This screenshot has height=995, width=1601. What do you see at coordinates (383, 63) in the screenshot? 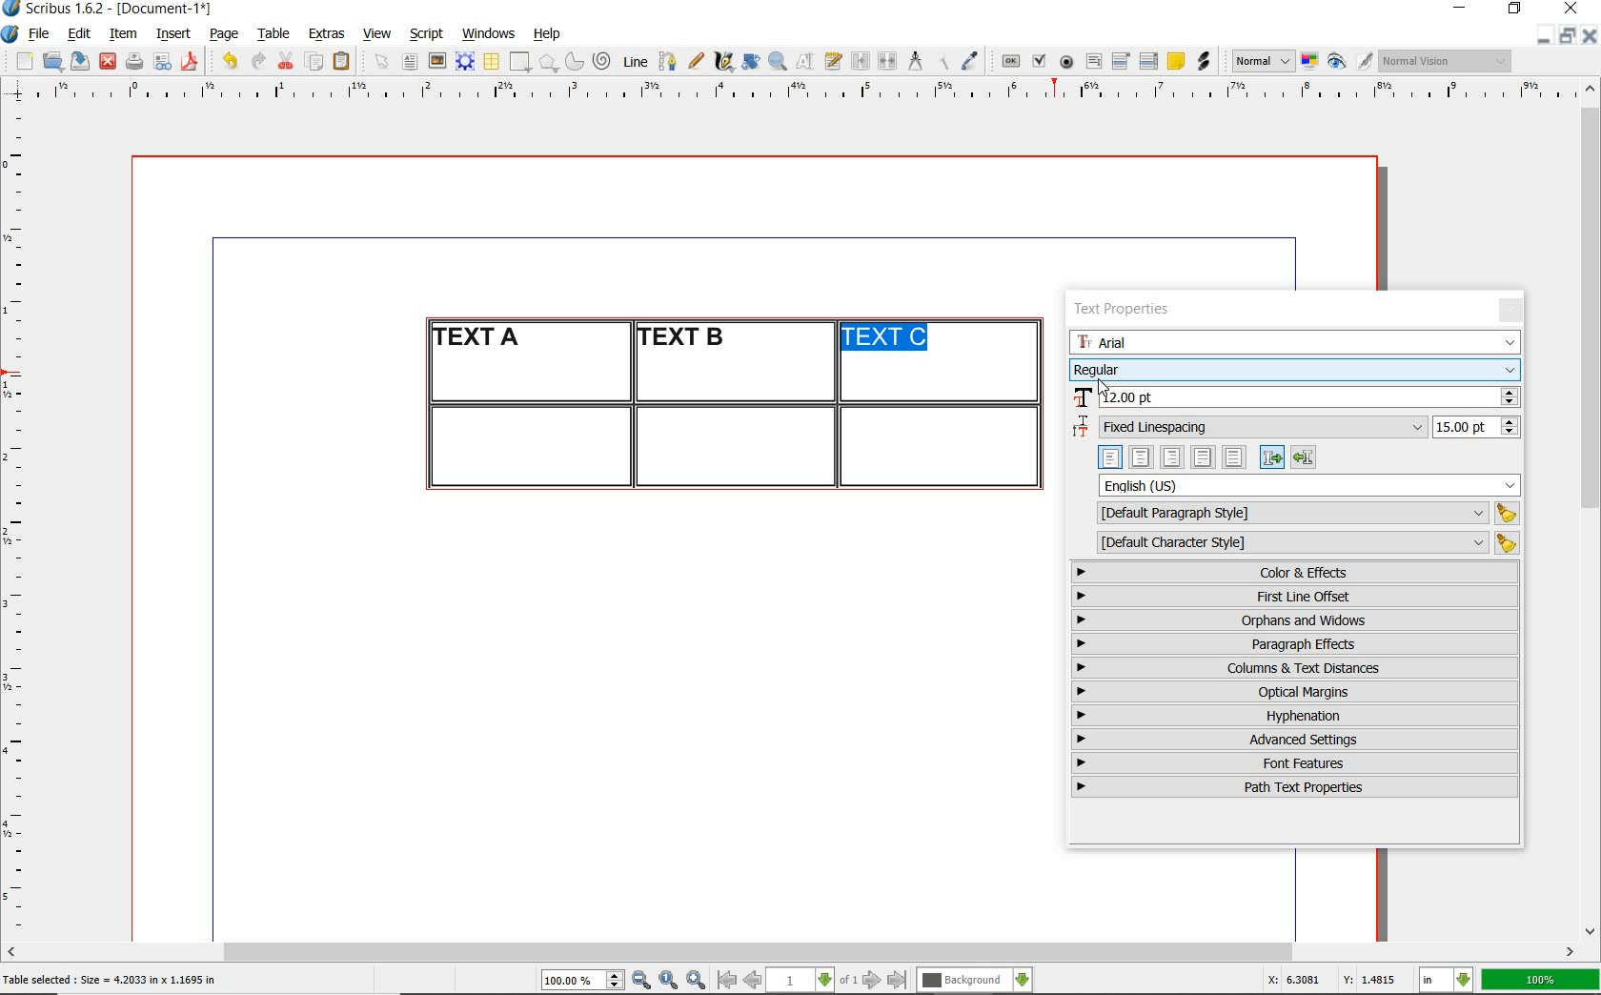
I see `select` at bounding box center [383, 63].